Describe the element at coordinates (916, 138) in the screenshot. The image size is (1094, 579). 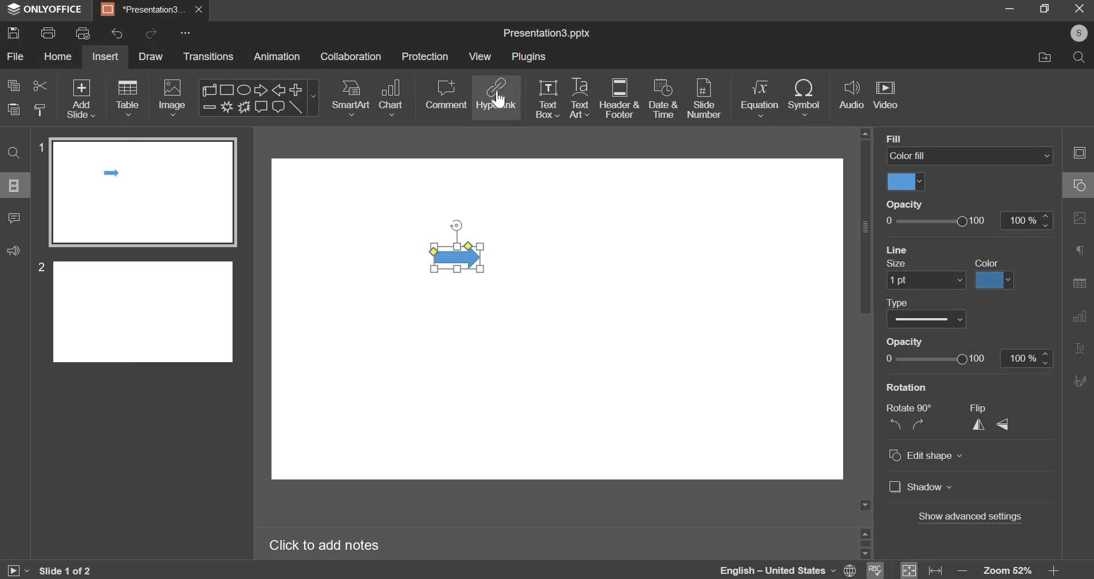
I see `background` at that location.